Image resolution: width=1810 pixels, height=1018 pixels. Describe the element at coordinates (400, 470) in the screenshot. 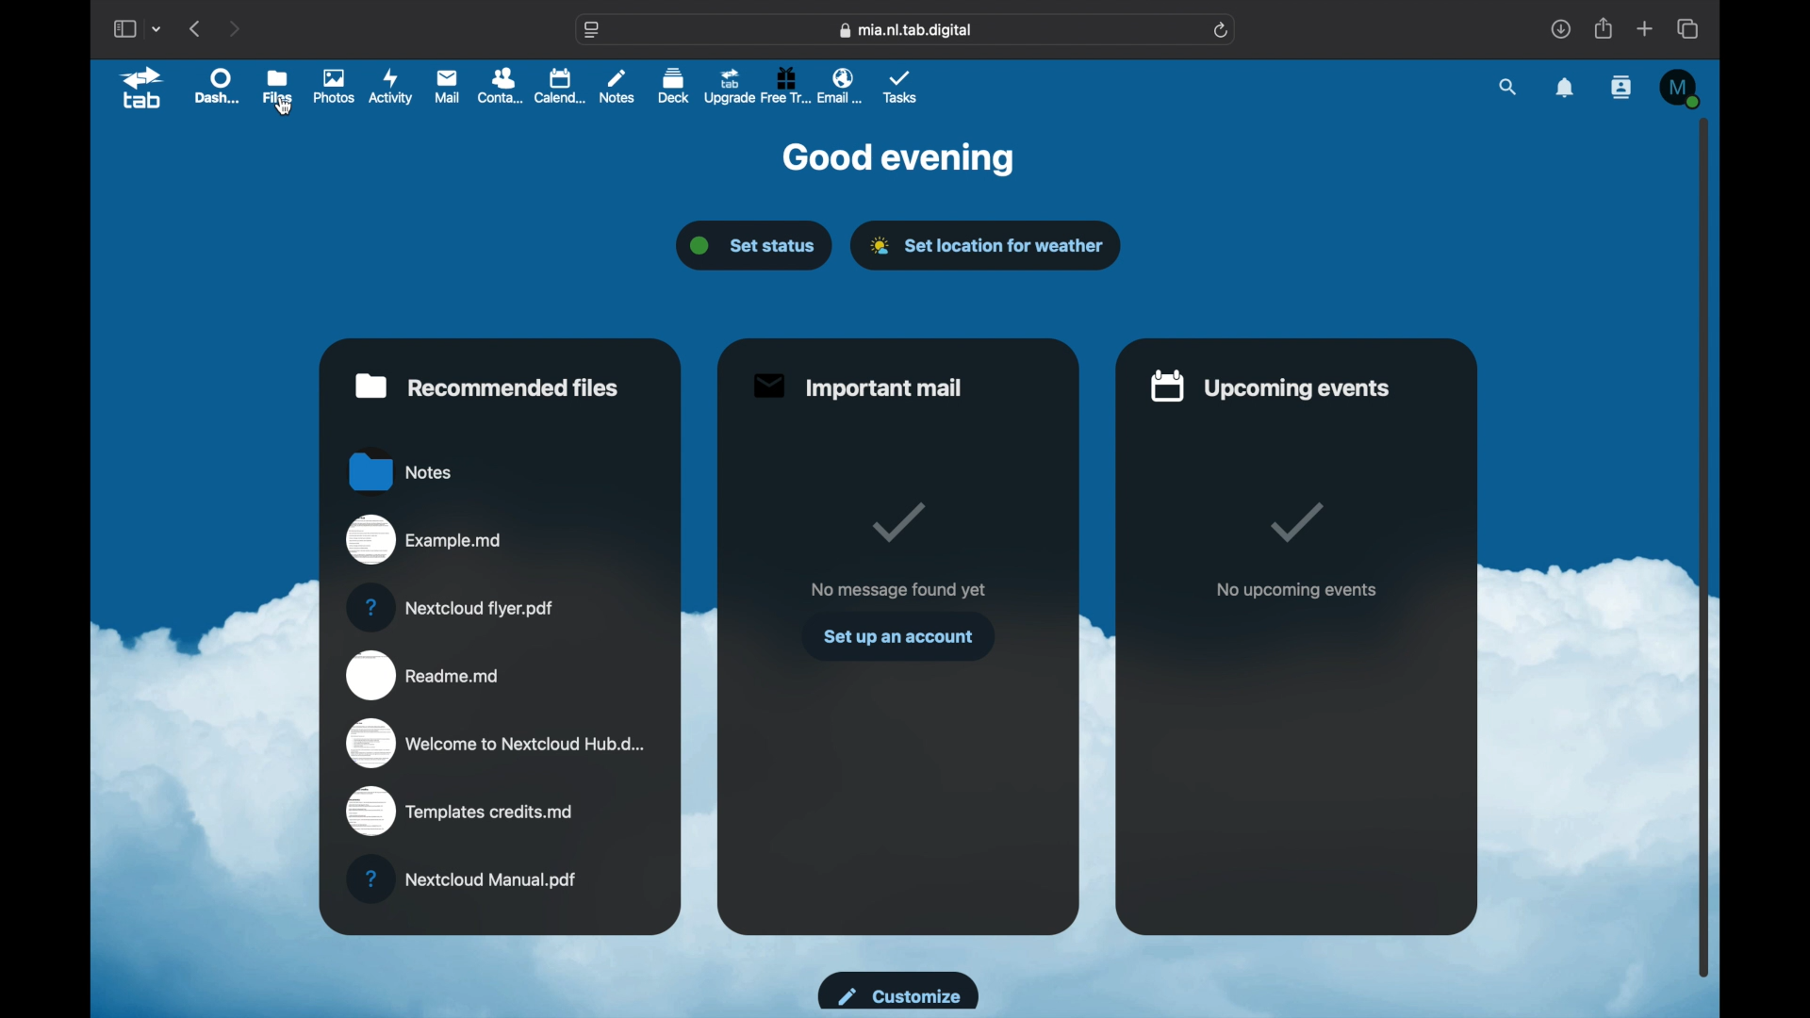

I see `notes` at that location.